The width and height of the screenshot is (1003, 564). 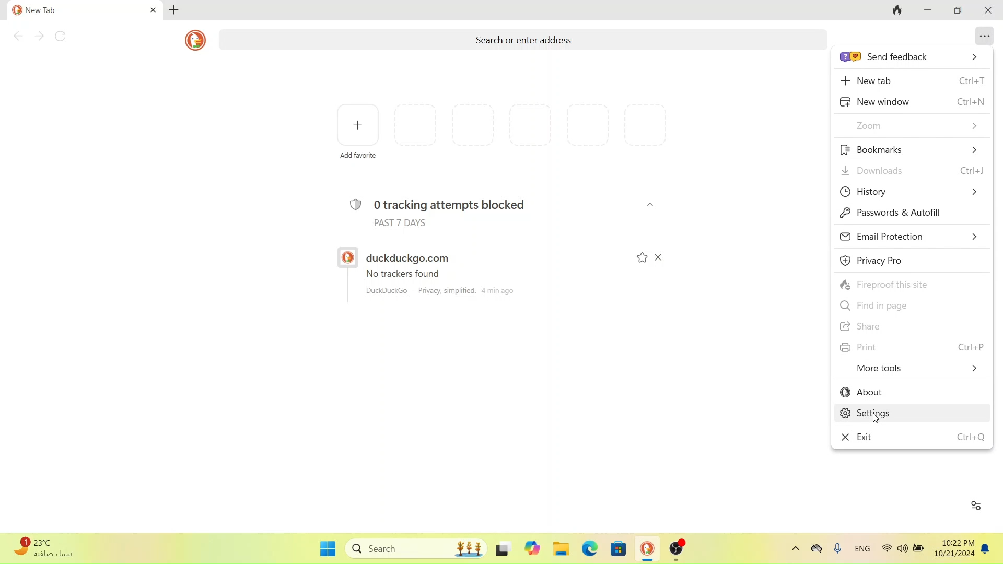 I want to click on close tab, so click(x=153, y=10).